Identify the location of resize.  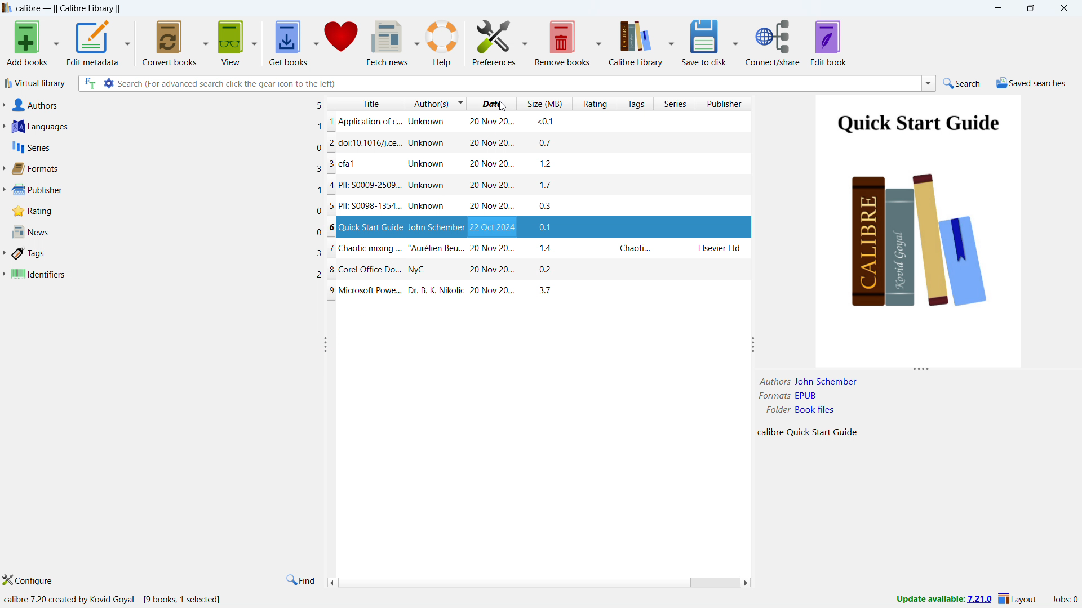
(923, 370).